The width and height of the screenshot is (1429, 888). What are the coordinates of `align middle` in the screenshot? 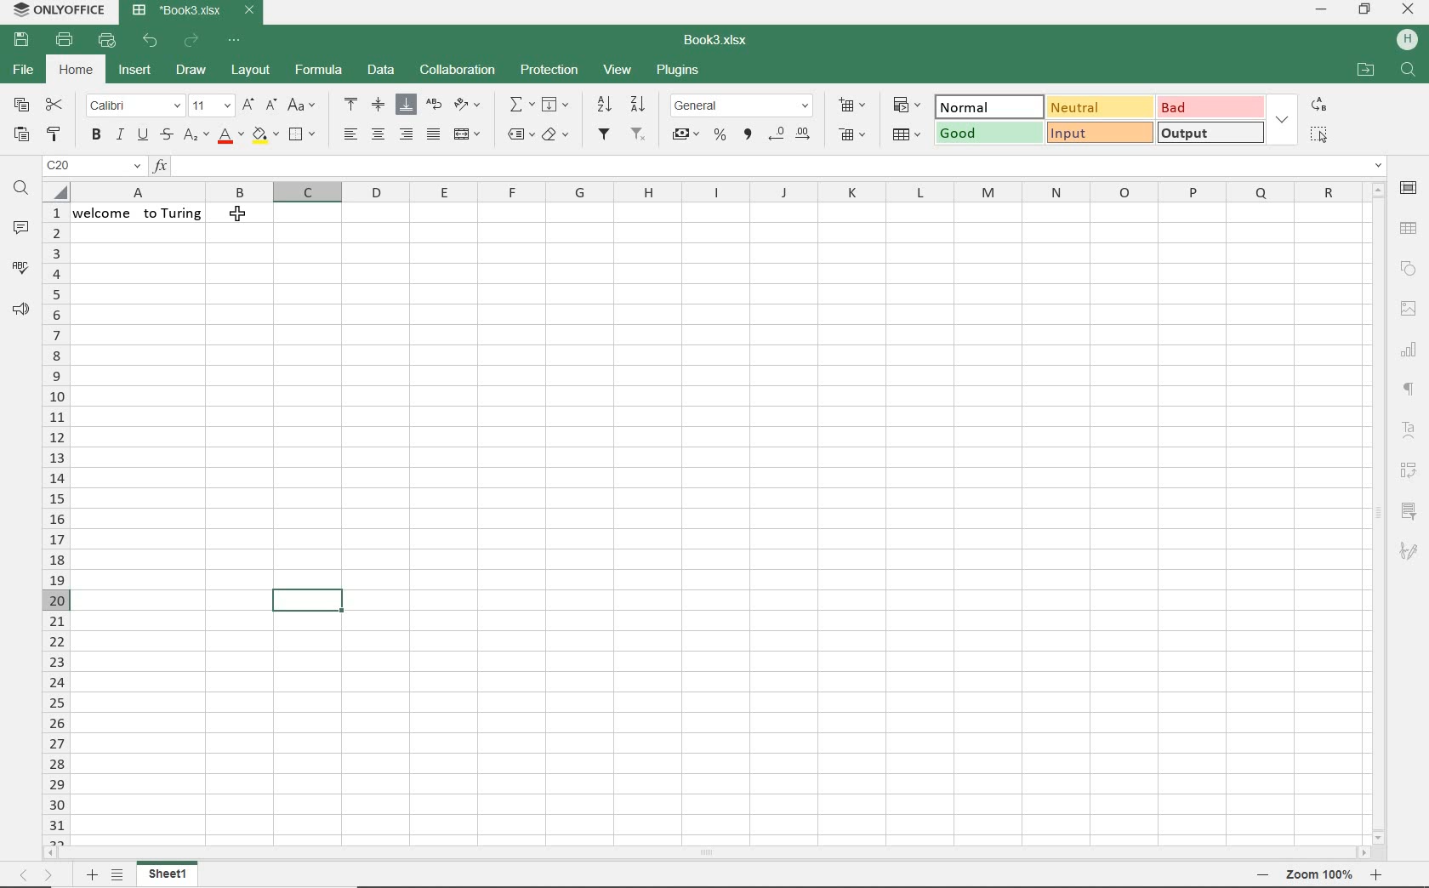 It's located at (378, 105).